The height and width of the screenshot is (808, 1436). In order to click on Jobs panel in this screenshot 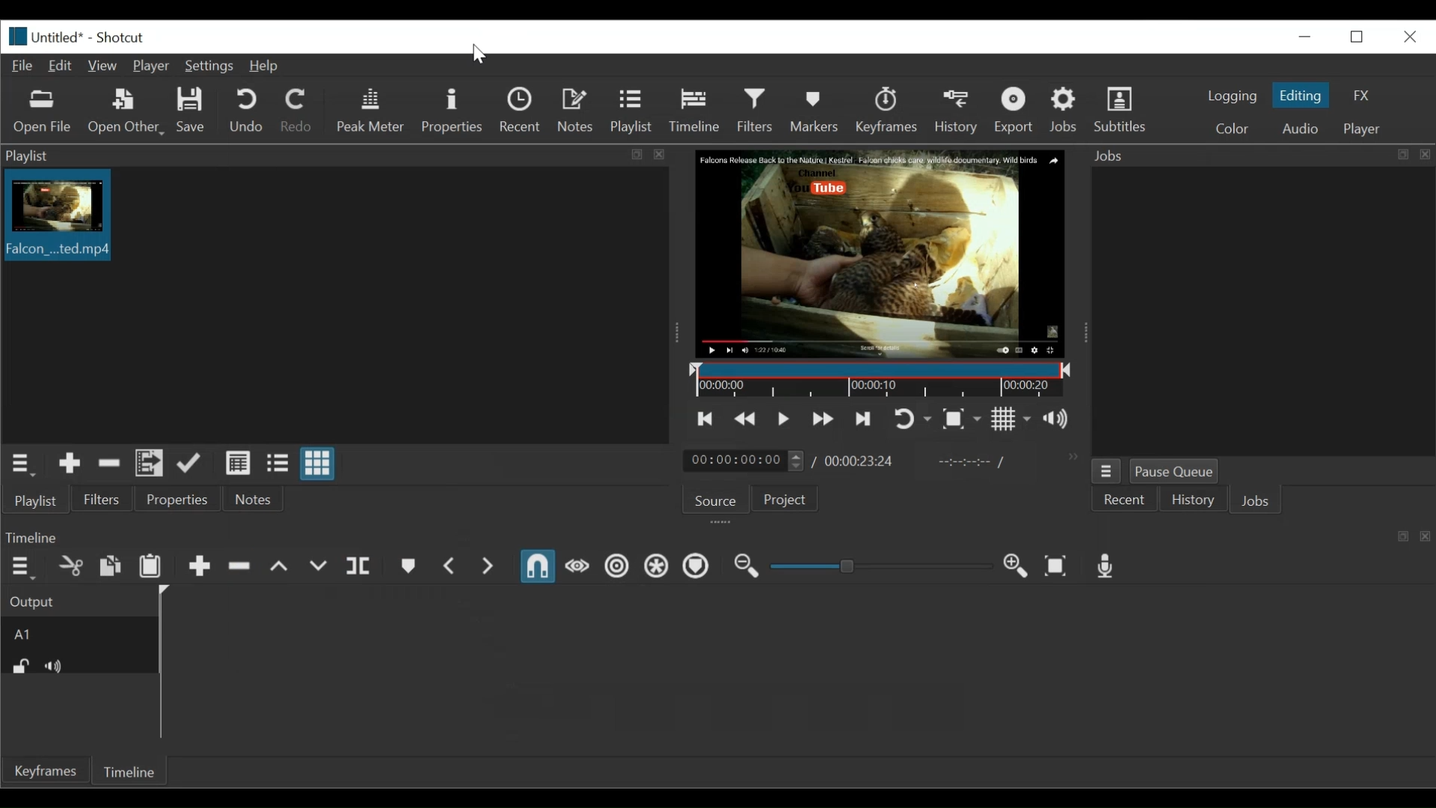, I will do `click(1260, 158)`.